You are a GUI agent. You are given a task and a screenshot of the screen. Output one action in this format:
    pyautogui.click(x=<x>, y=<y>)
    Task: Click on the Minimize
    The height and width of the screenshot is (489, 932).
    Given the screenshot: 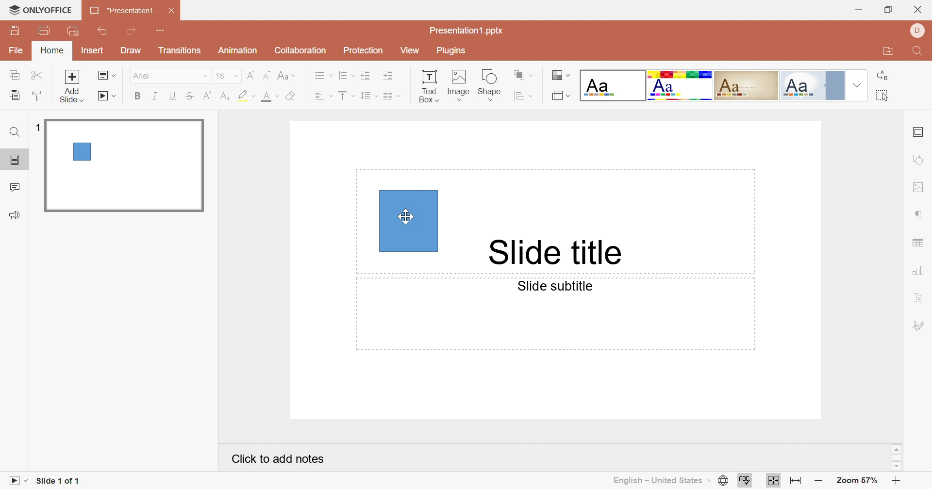 What is the action you would take?
    pyautogui.click(x=858, y=11)
    